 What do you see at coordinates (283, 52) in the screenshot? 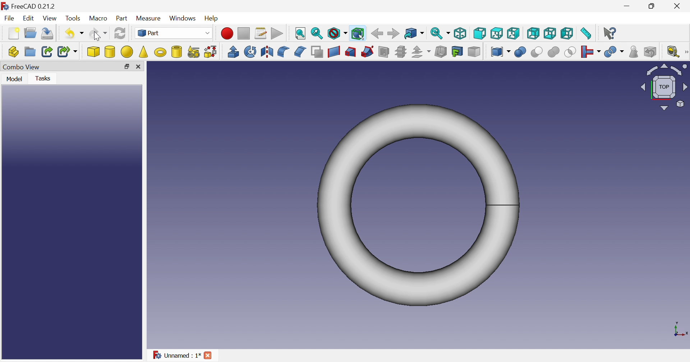
I see `Fillet...` at bounding box center [283, 52].